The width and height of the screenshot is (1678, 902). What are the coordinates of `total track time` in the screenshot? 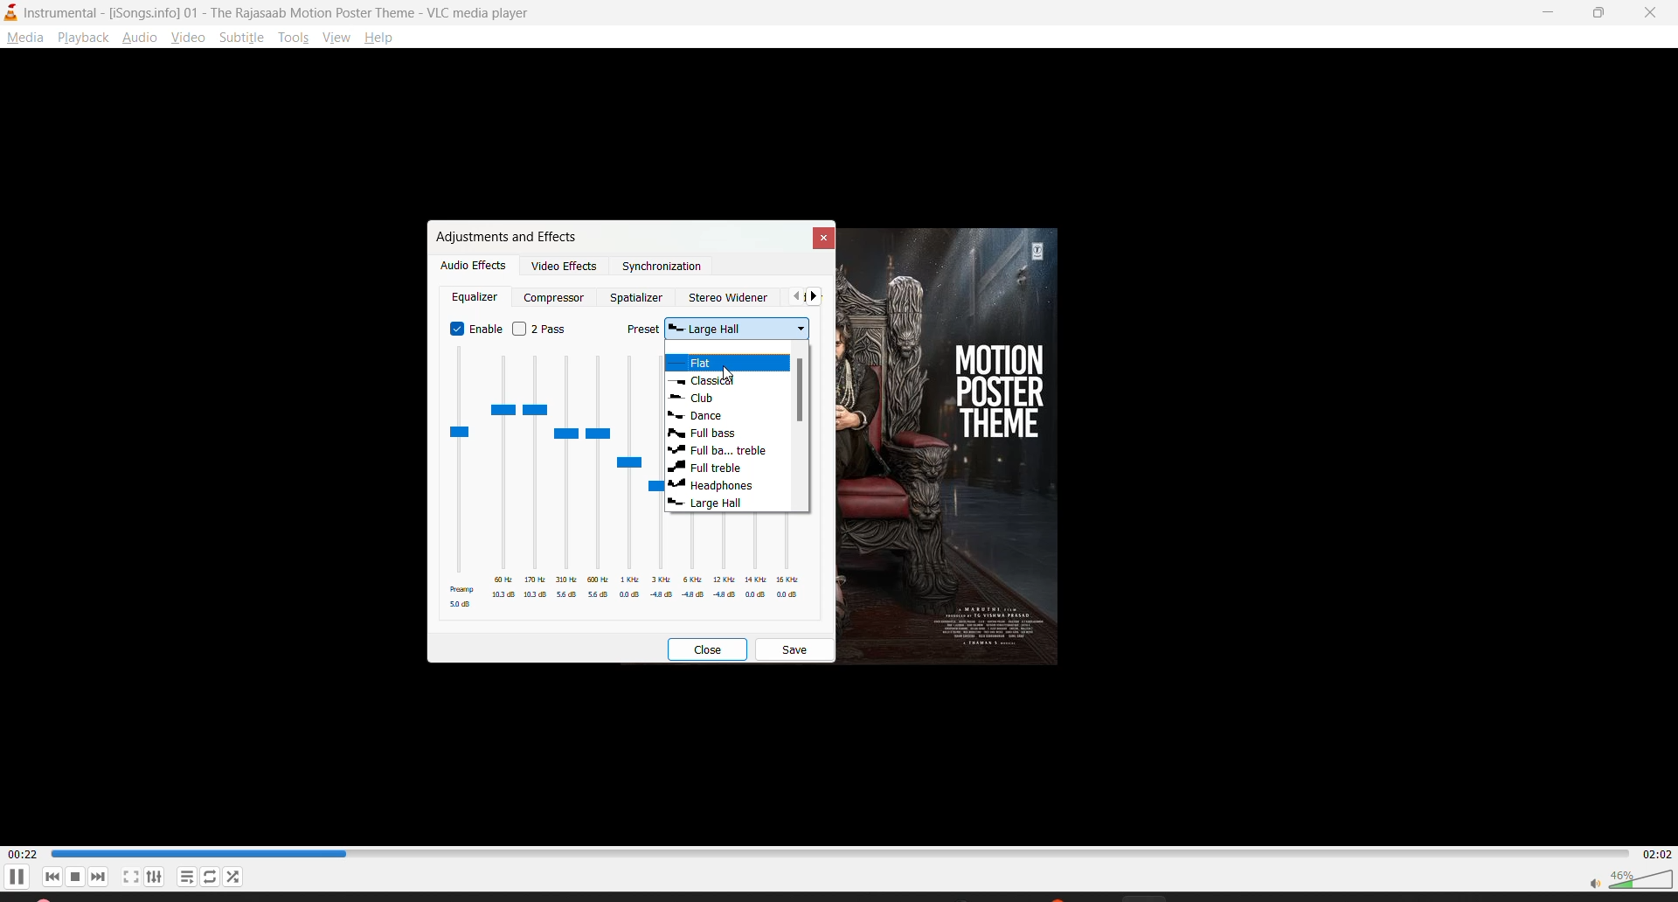 It's located at (1654, 852).